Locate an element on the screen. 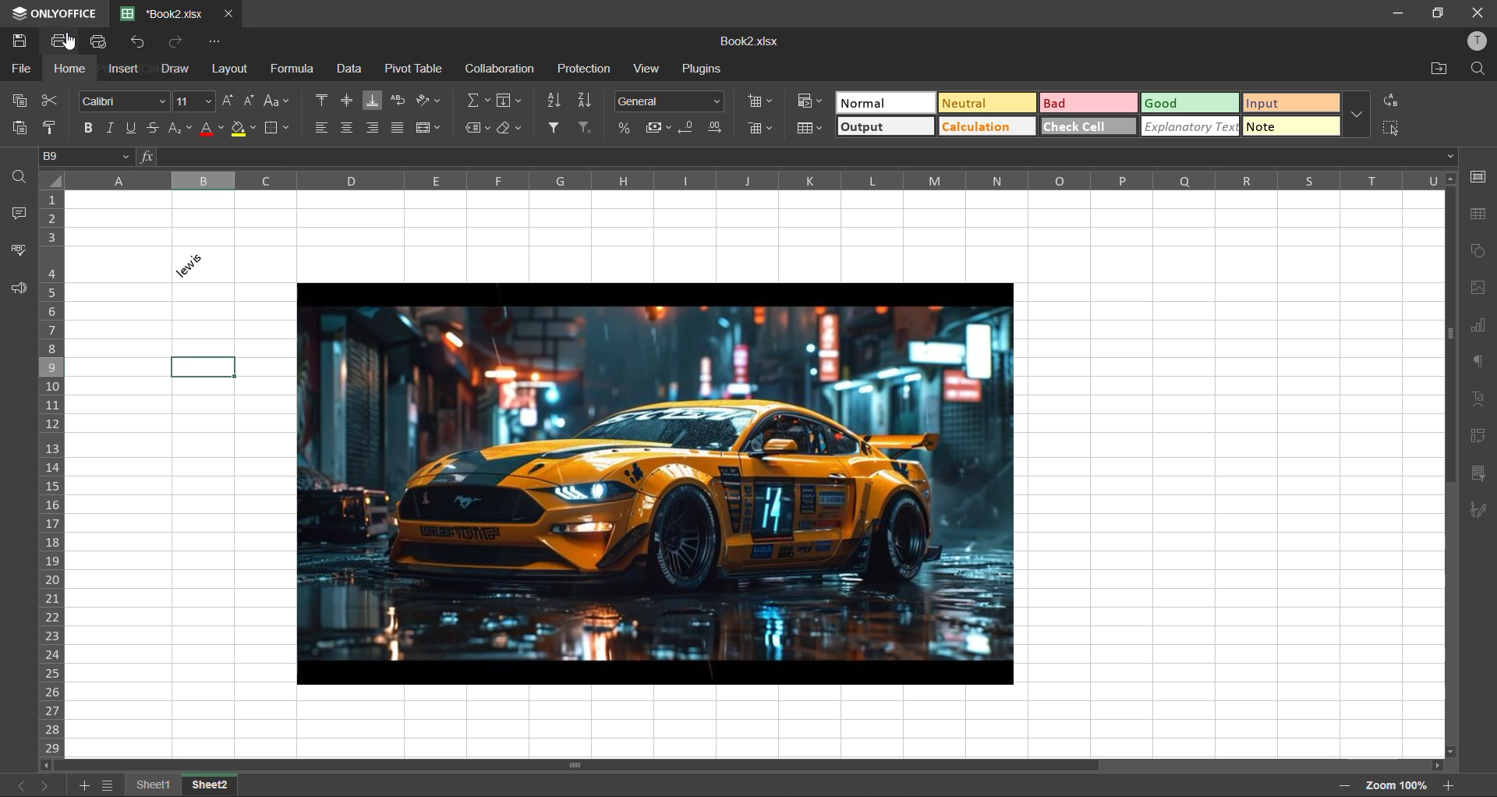 The image size is (1497, 797). resize is located at coordinates (1436, 15).